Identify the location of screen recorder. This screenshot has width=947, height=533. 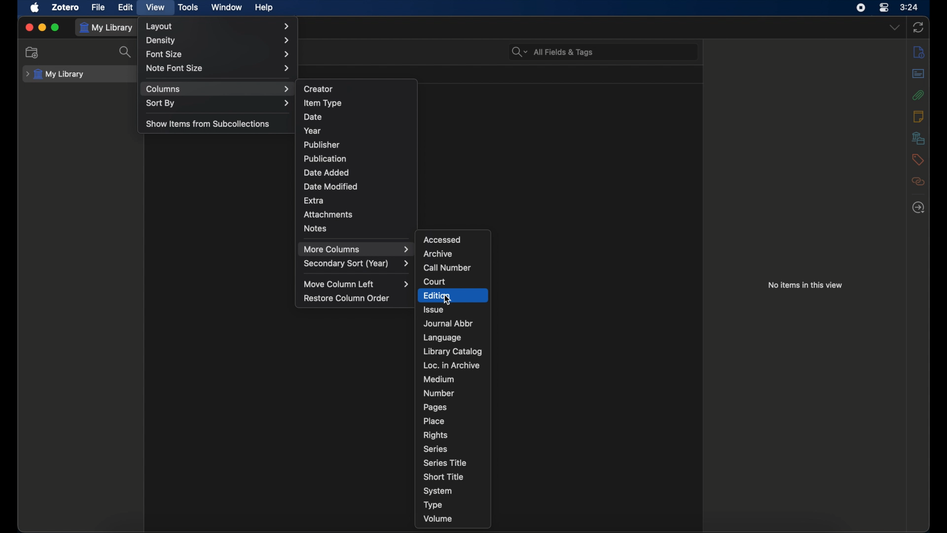
(861, 8).